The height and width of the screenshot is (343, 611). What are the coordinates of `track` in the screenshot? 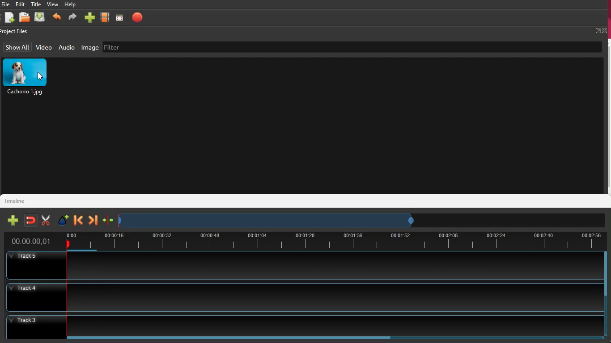 It's located at (302, 324).